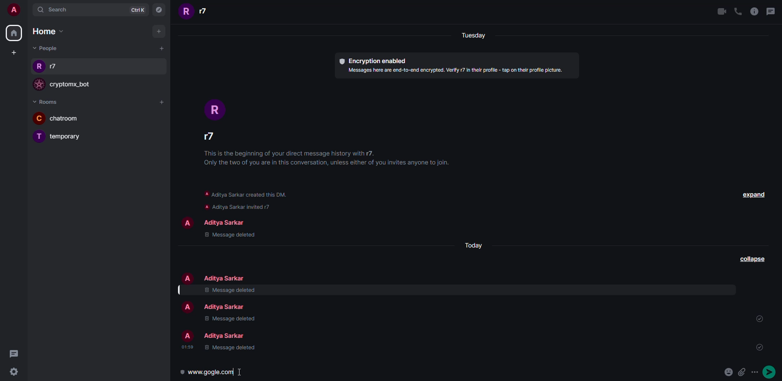  I want to click on sent, so click(759, 319).